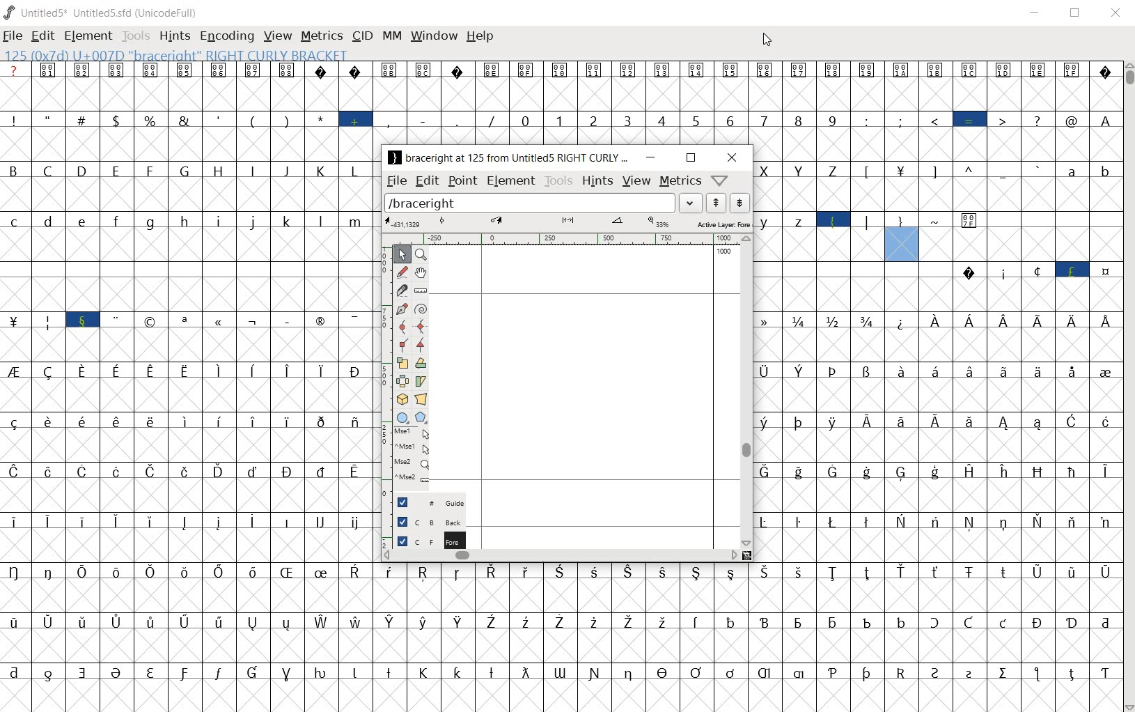 Image resolution: width=1135 pixels, height=712 pixels. I want to click on add a curve point always either horizontal or vertical, so click(421, 326).